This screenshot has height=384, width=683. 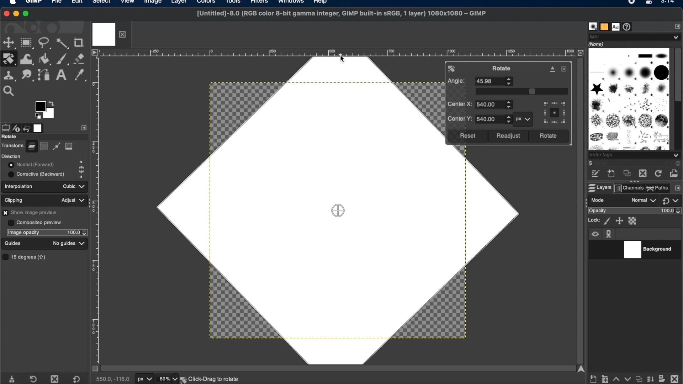 What do you see at coordinates (80, 175) in the screenshot?
I see `corrective backward icon` at bounding box center [80, 175].